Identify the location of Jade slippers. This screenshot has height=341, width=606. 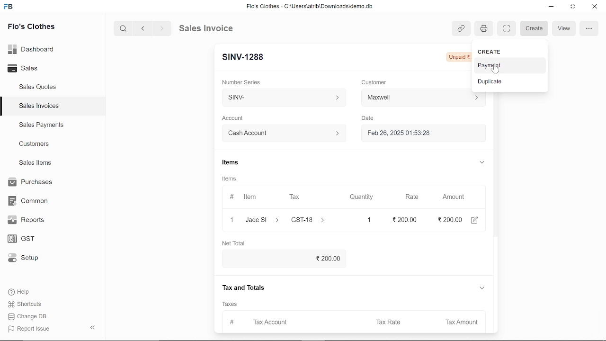
(263, 220).